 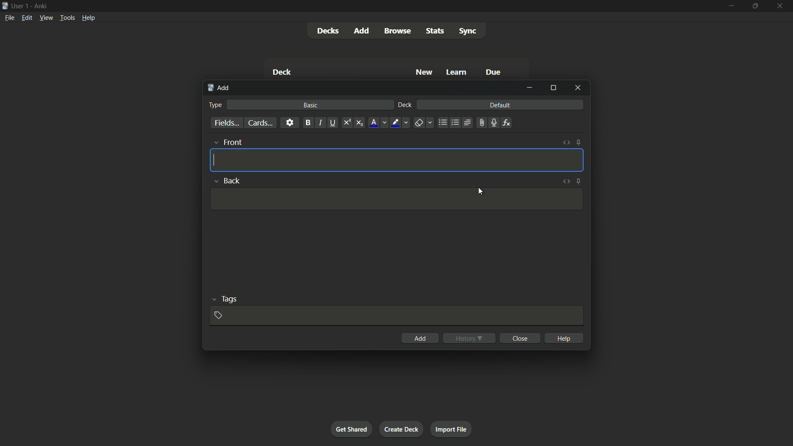 I want to click on create deck, so click(x=402, y=429).